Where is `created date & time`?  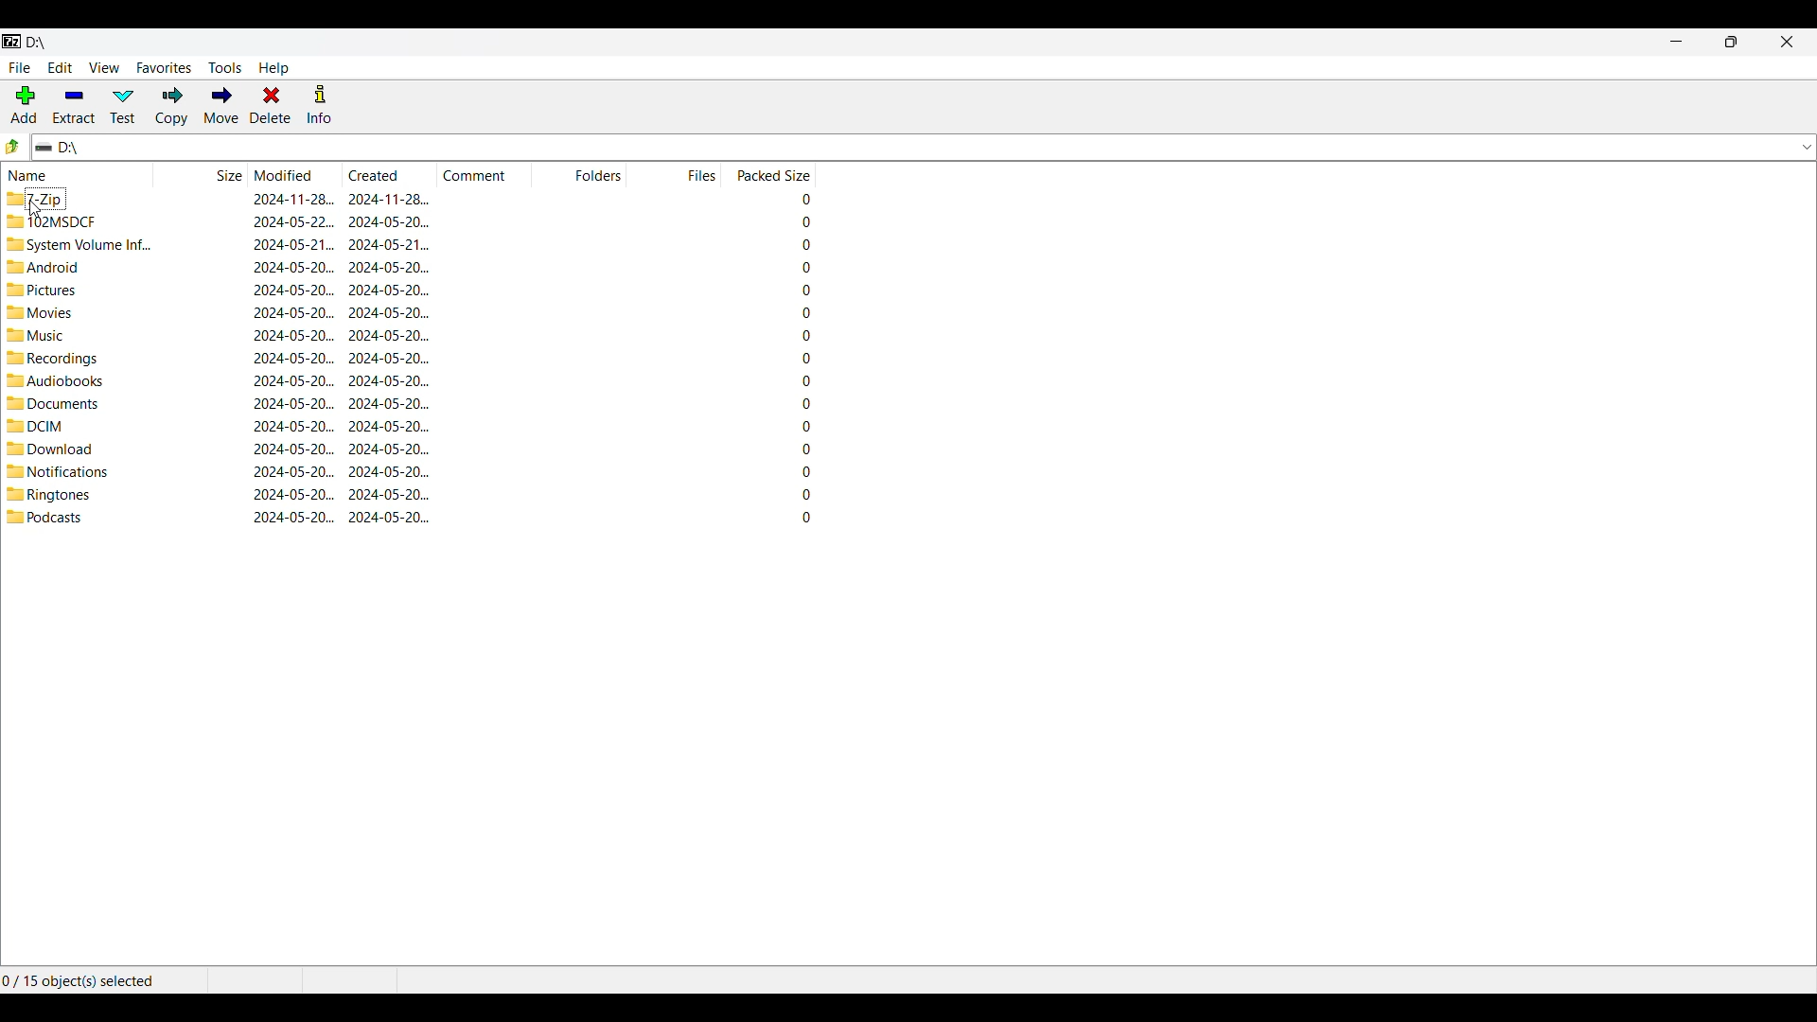
created date & time is located at coordinates (389, 244).